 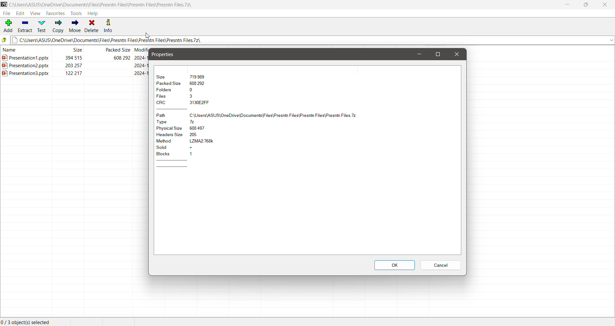 What do you see at coordinates (5, 40) in the screenshot?
I see `Move Up one level` at bounding box center [5, 40].